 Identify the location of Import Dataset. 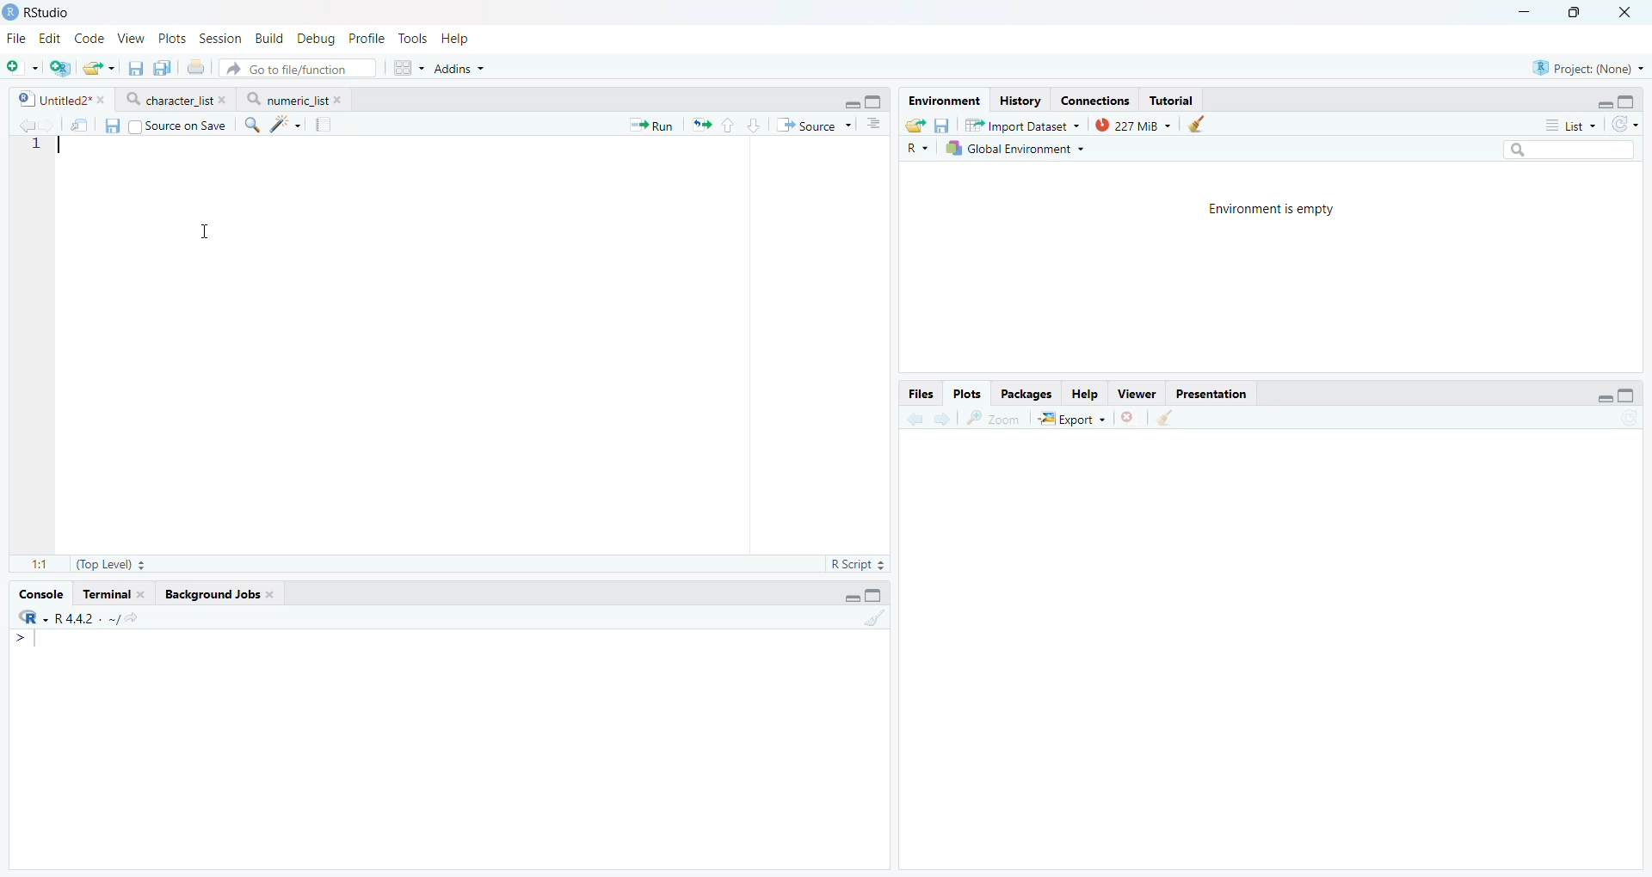
(1022, 125).